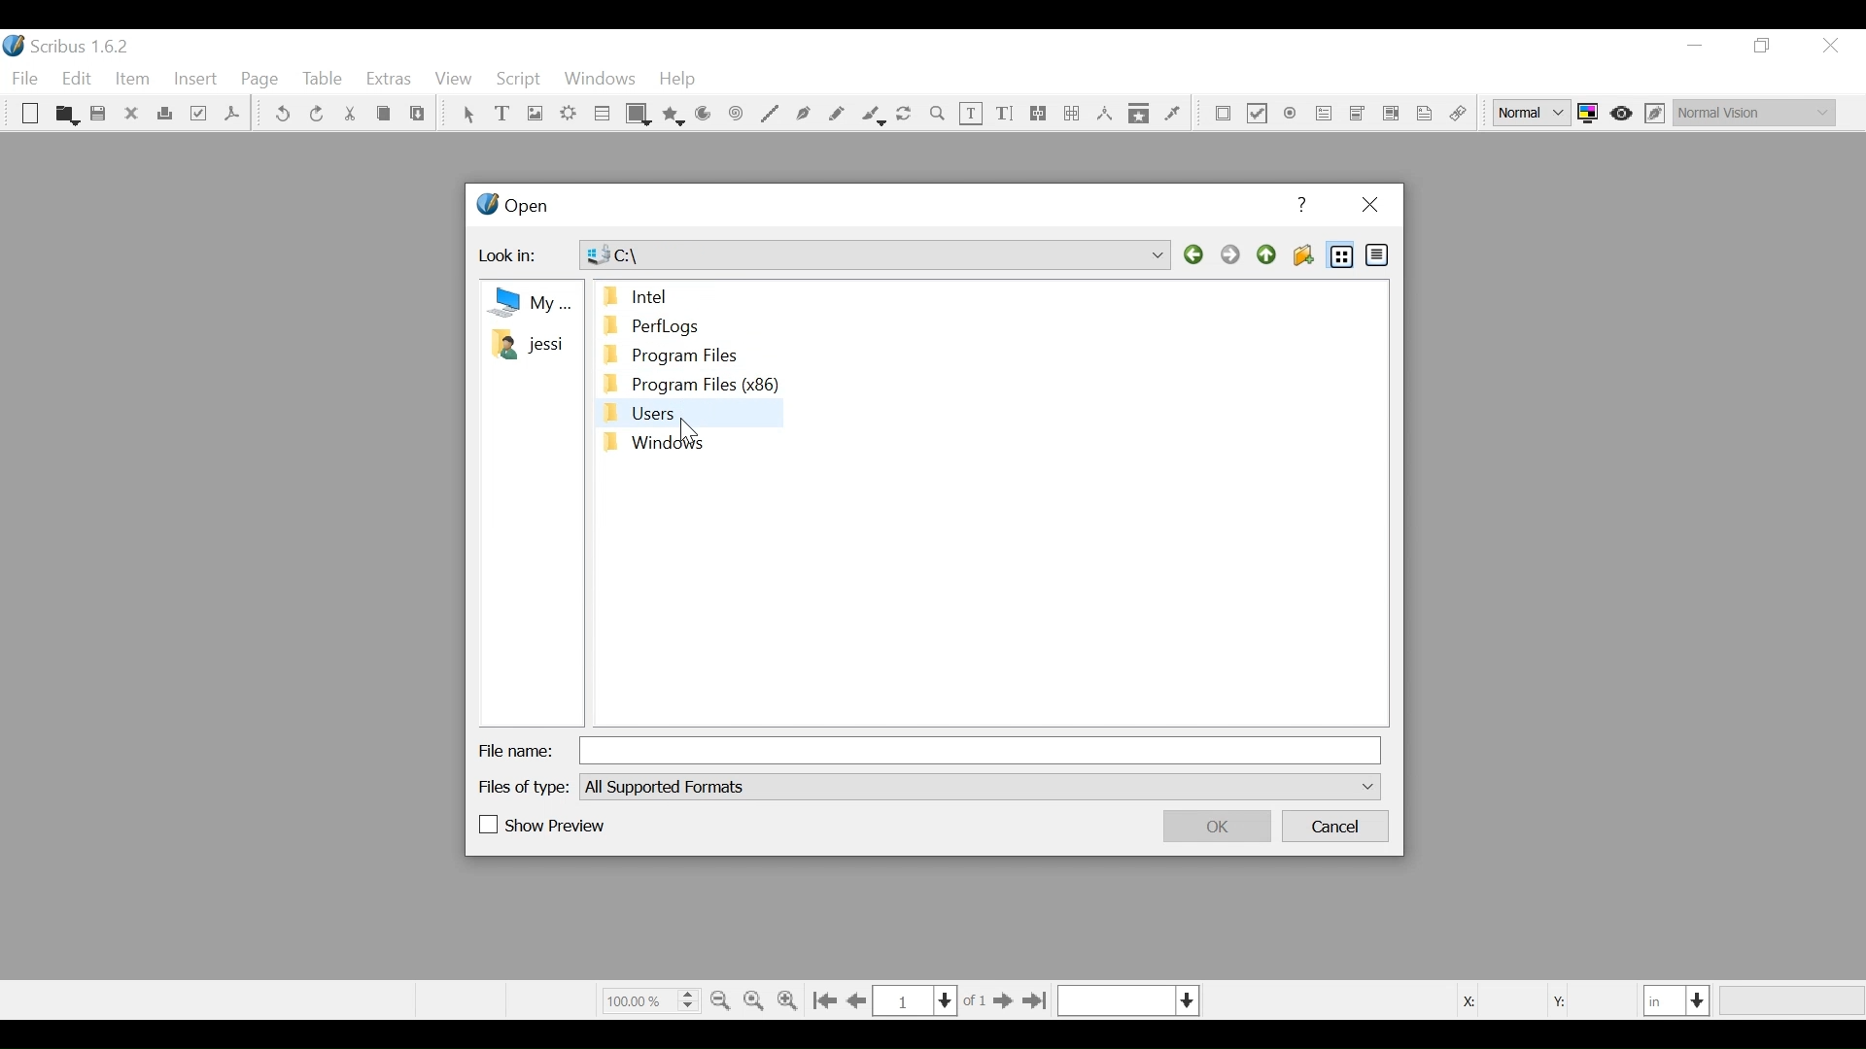  I want to click on Zoom out, so click(722, 998).